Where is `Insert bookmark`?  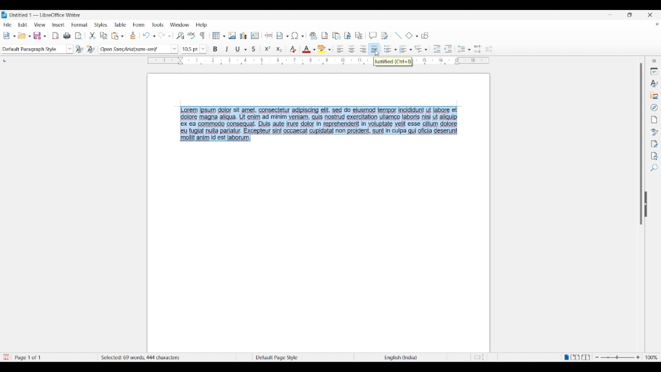 Insert bookmark is located at coordinates (348, 35).